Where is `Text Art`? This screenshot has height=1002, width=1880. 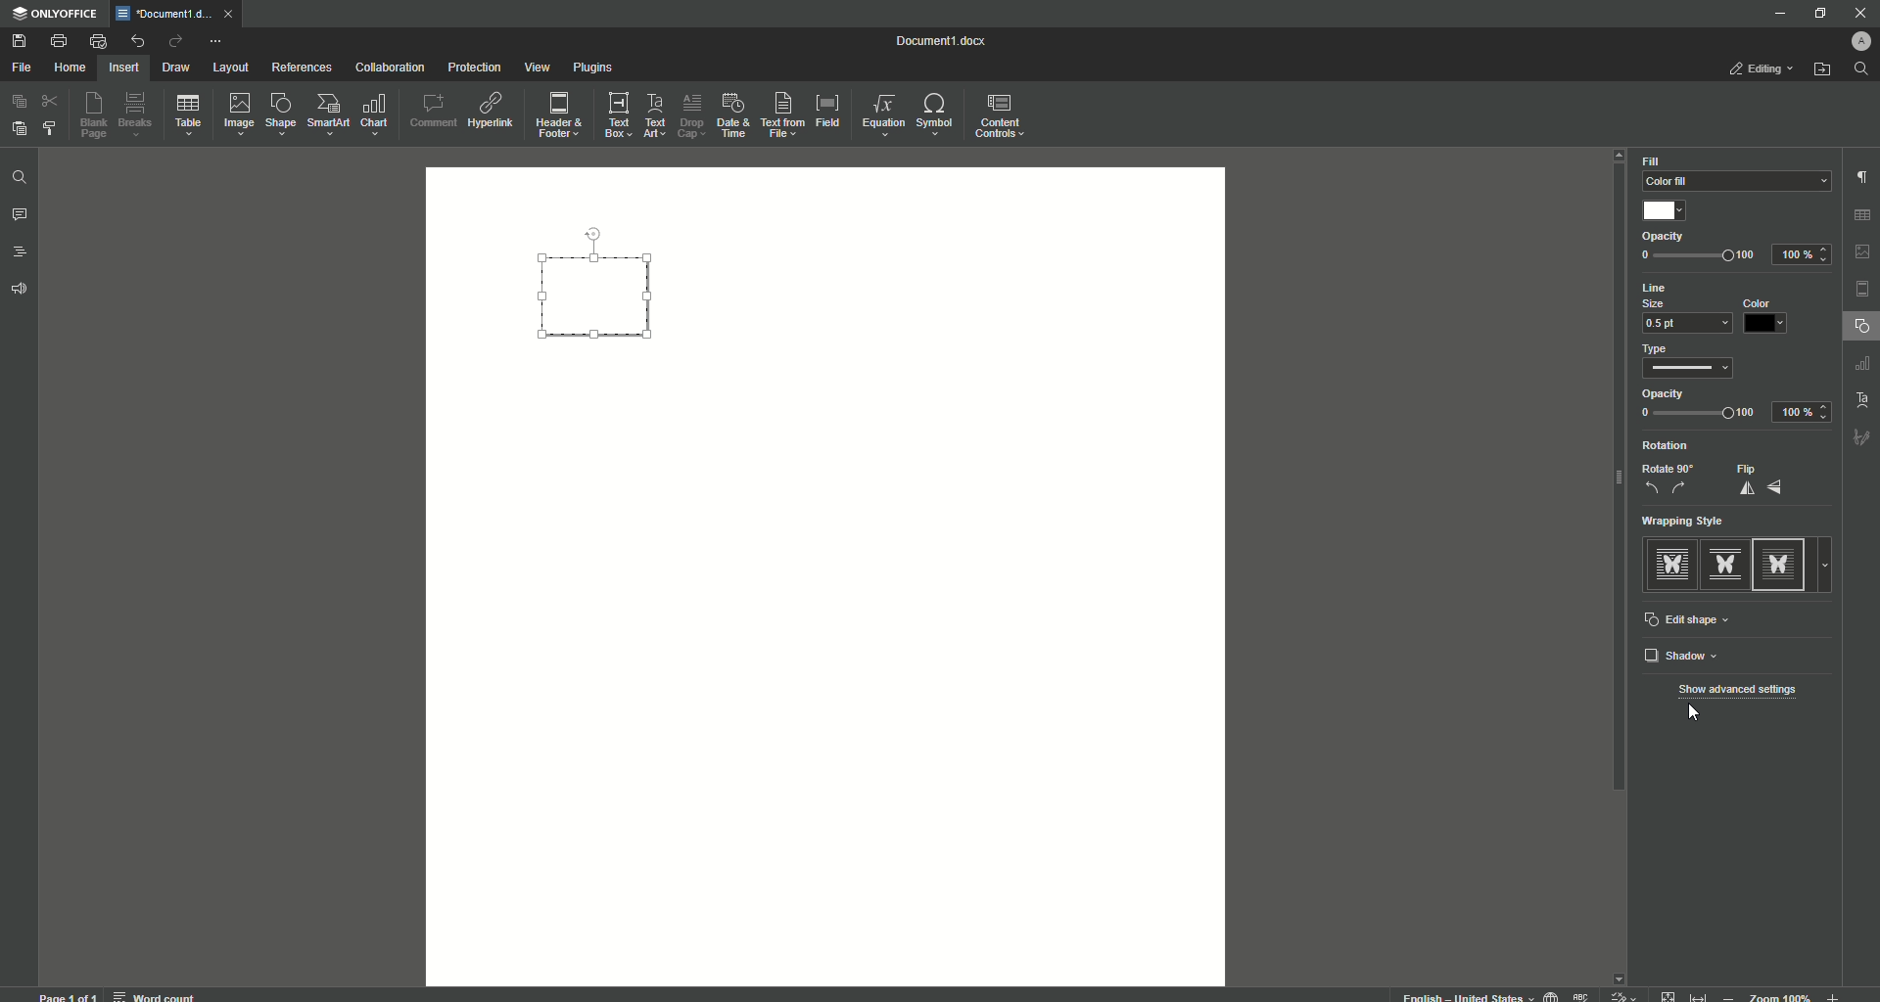 Text Art is located at coordinates (652, 117).